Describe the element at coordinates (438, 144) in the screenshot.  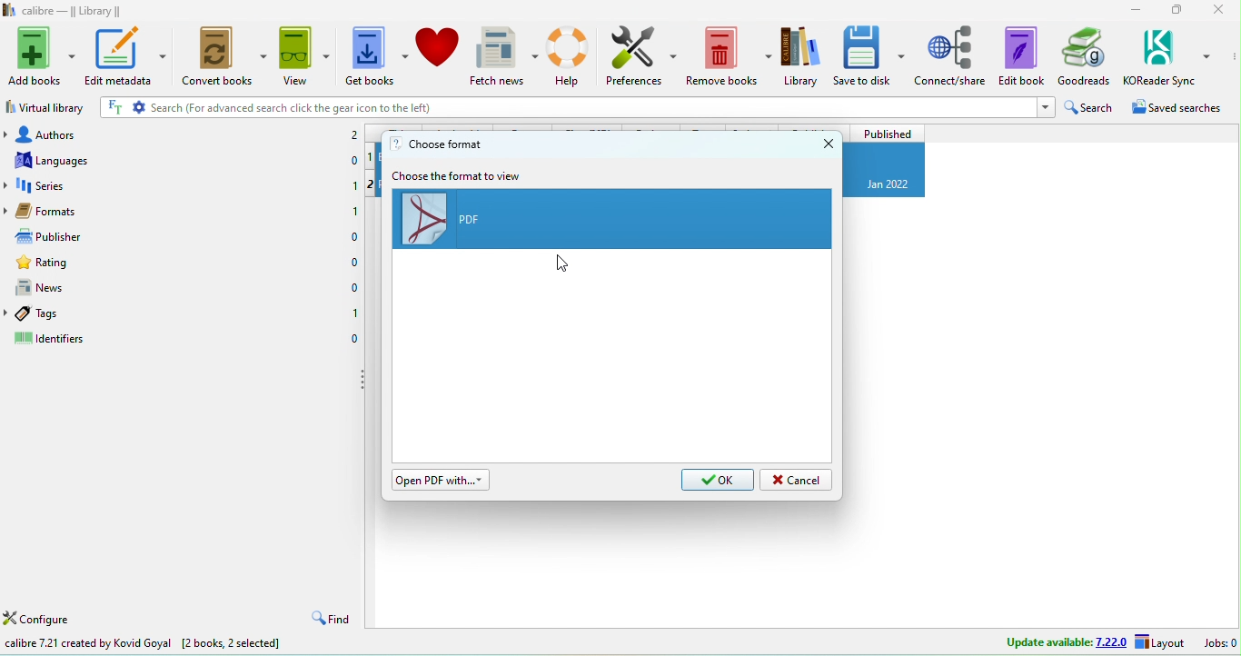
I see `Choose format` at that location.